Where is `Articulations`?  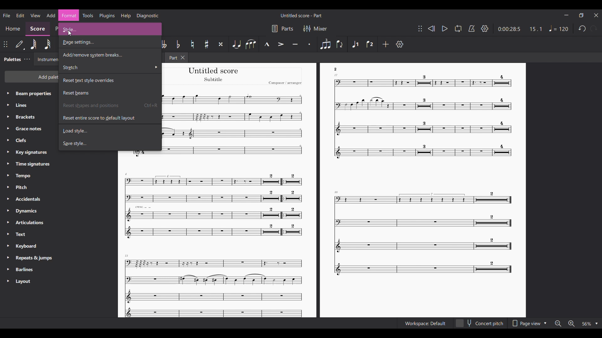 Articulations is located at coordinates (27, 222).